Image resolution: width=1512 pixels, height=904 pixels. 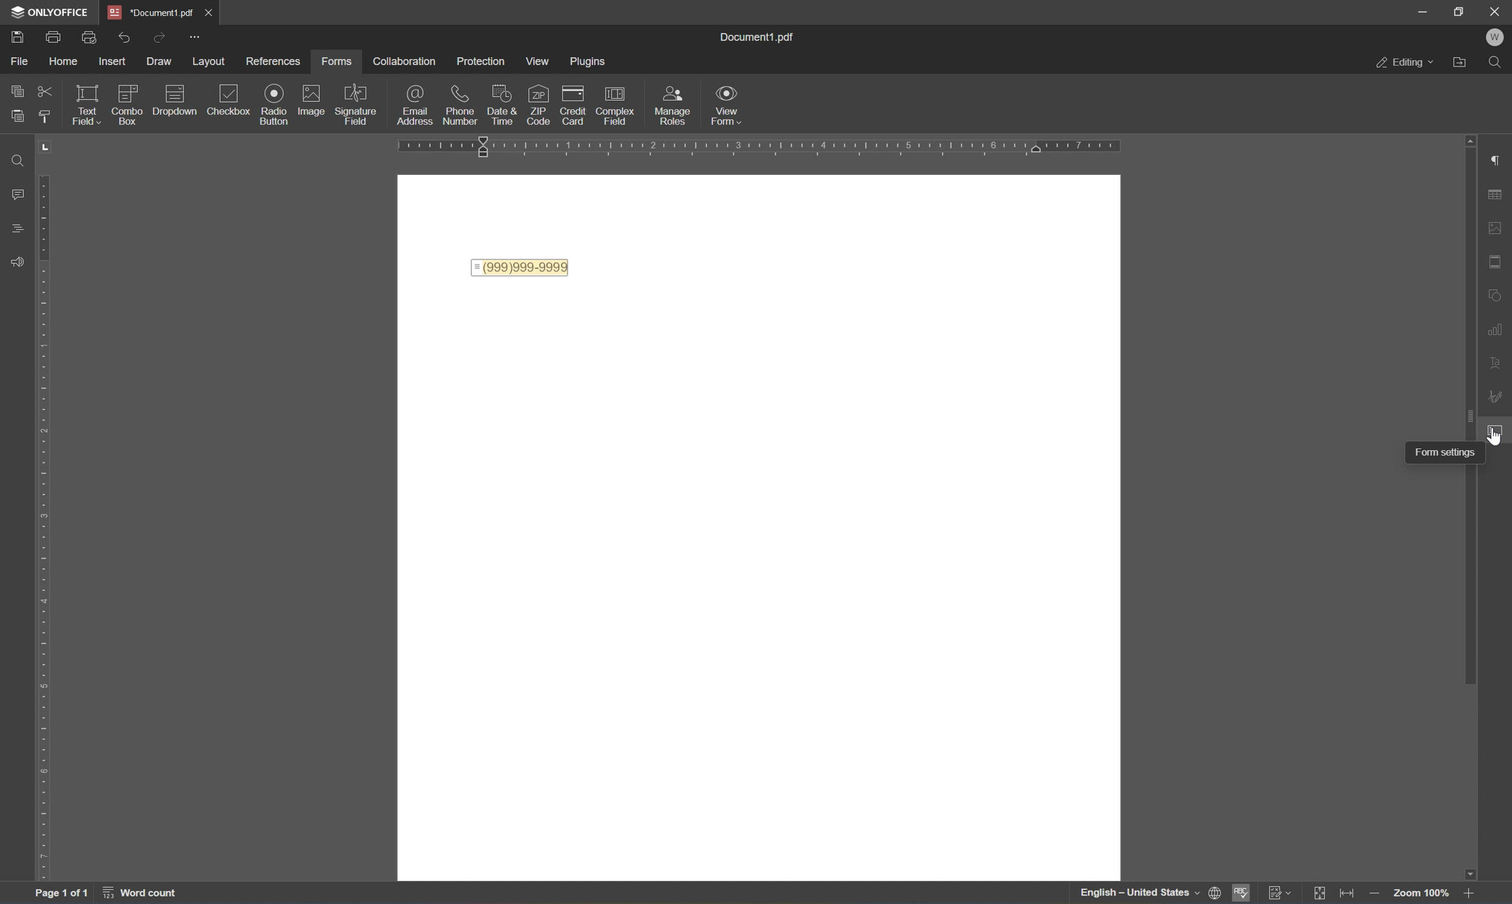 I want to click on fit to page, so click(x=1324, y=893).